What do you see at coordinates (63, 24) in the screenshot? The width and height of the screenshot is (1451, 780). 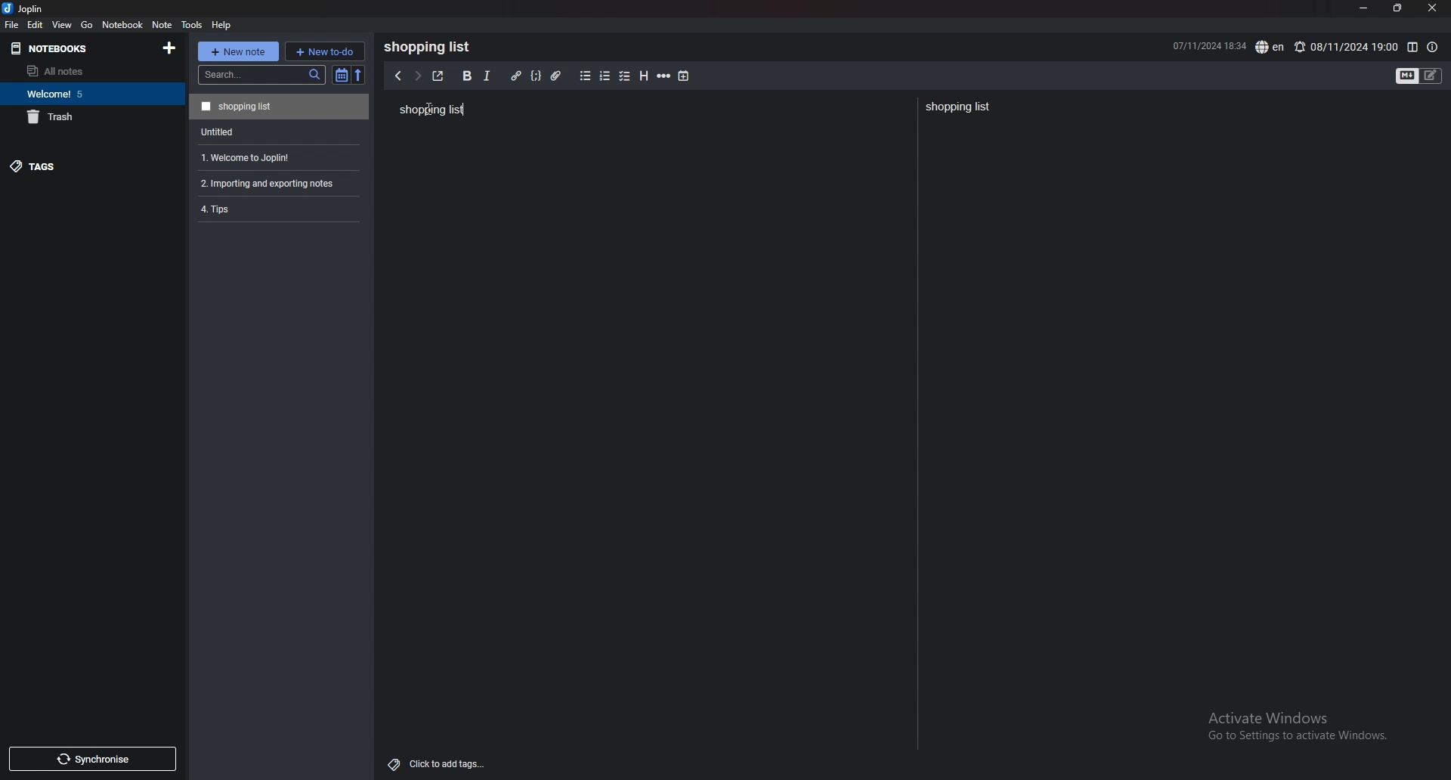 I see `view` at bounding box center [63, 24].